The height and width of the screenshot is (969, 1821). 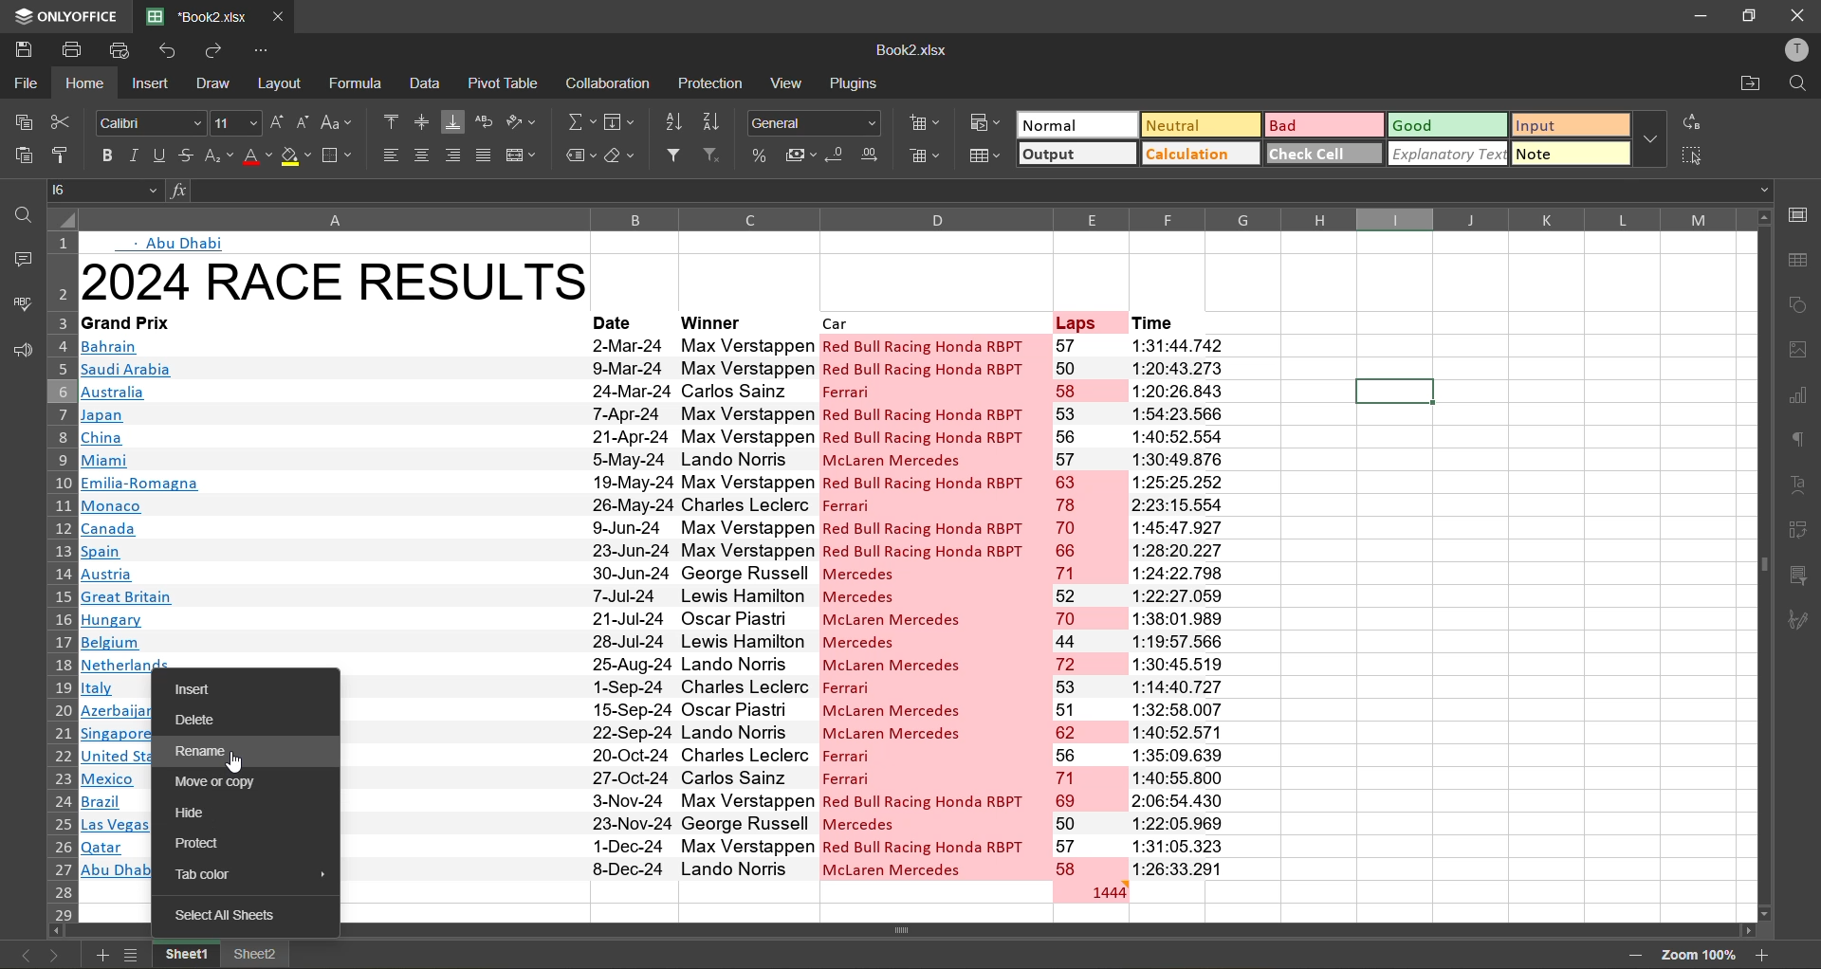 I want to click on protection, so click(x=712, y=84).